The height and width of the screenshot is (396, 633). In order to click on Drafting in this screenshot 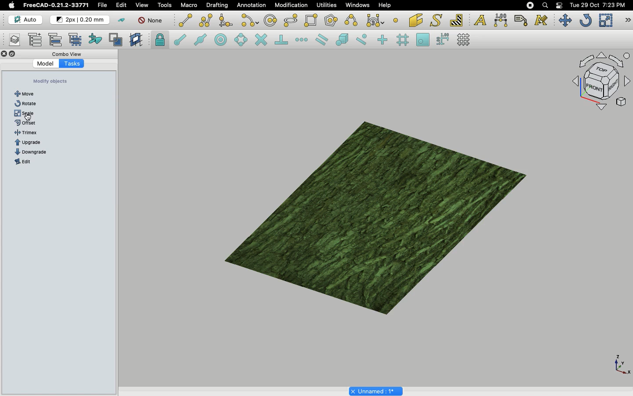, I will do `click(218, 6)`.